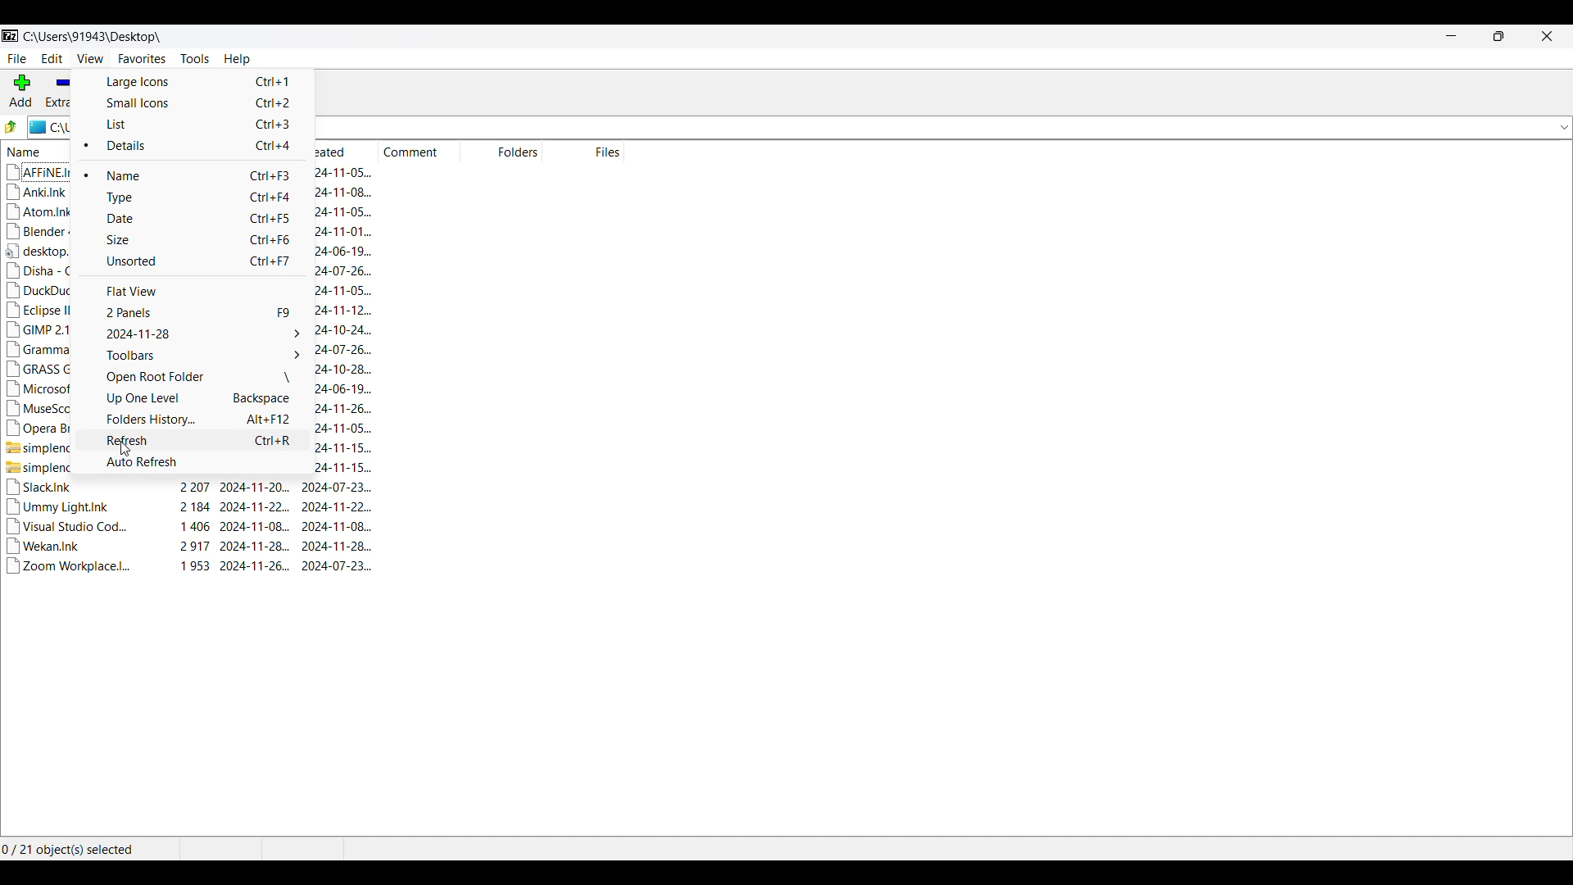 Image resolution: width=1573 pixels, height=885 pixels. What do you see at coordinates (52, 58) in the screenshot?
I see `Edit` at bounding box center [52, 58].